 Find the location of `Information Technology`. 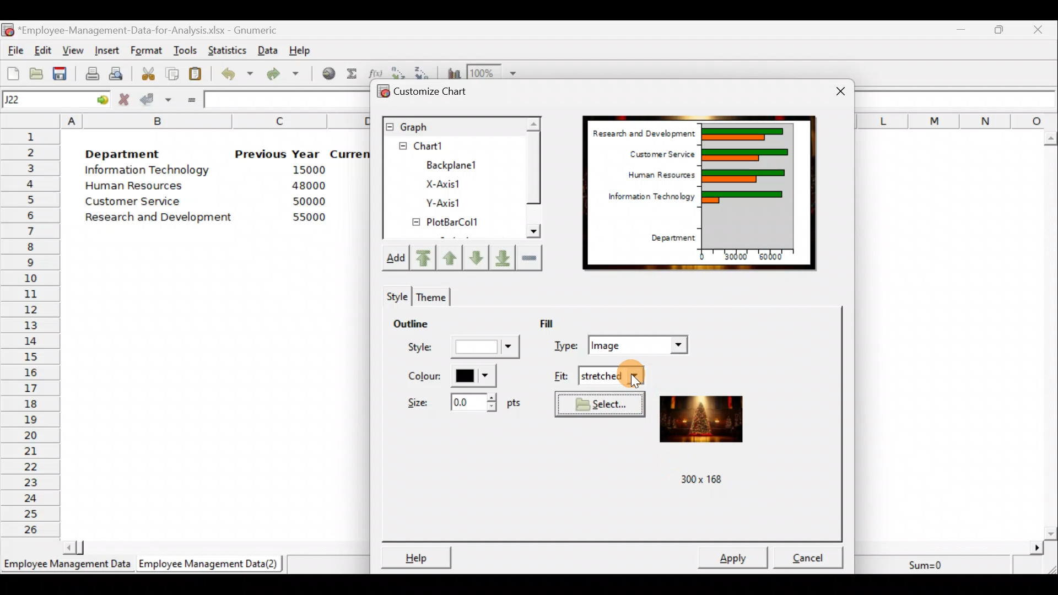

Information Technology is located at coordinates (647, 200).